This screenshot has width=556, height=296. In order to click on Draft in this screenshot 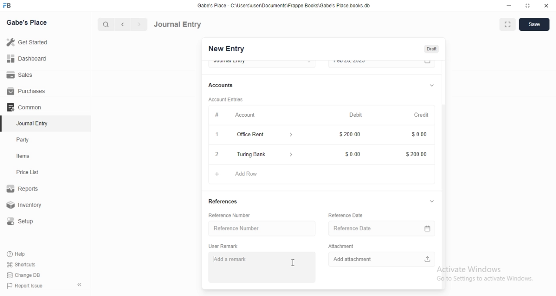, I will do `click(431, 49)`.